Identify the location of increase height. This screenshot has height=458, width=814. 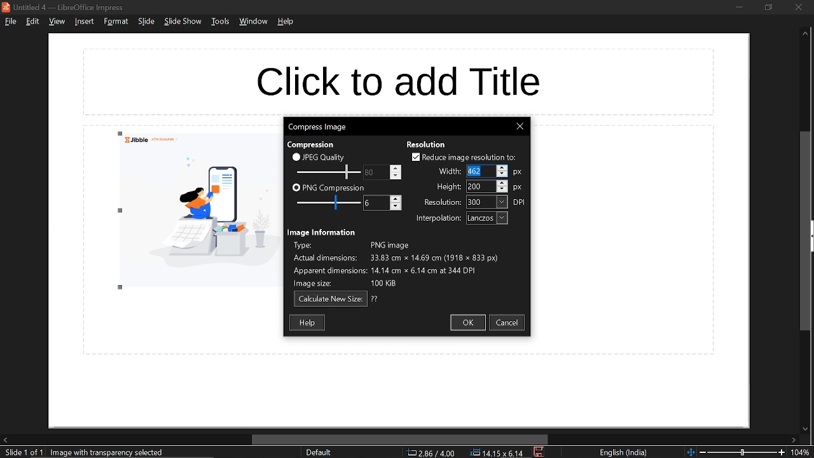
(502, 182).